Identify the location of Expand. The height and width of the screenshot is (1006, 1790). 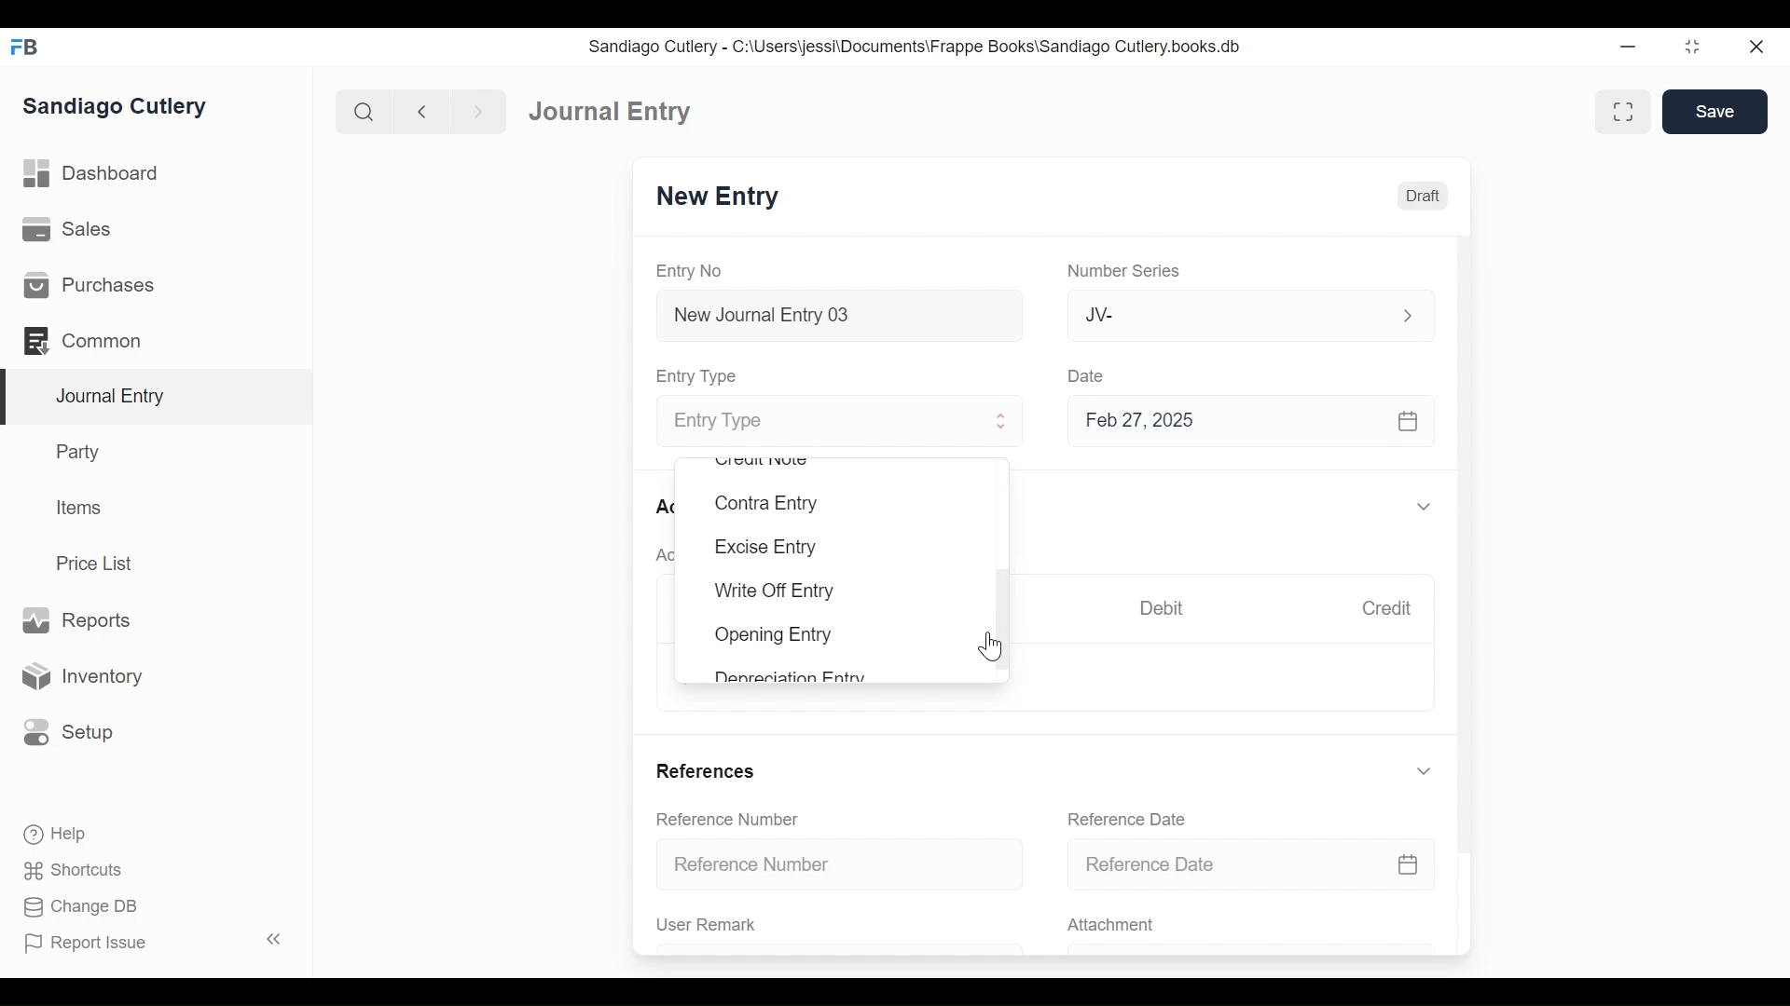
(1426, 506).